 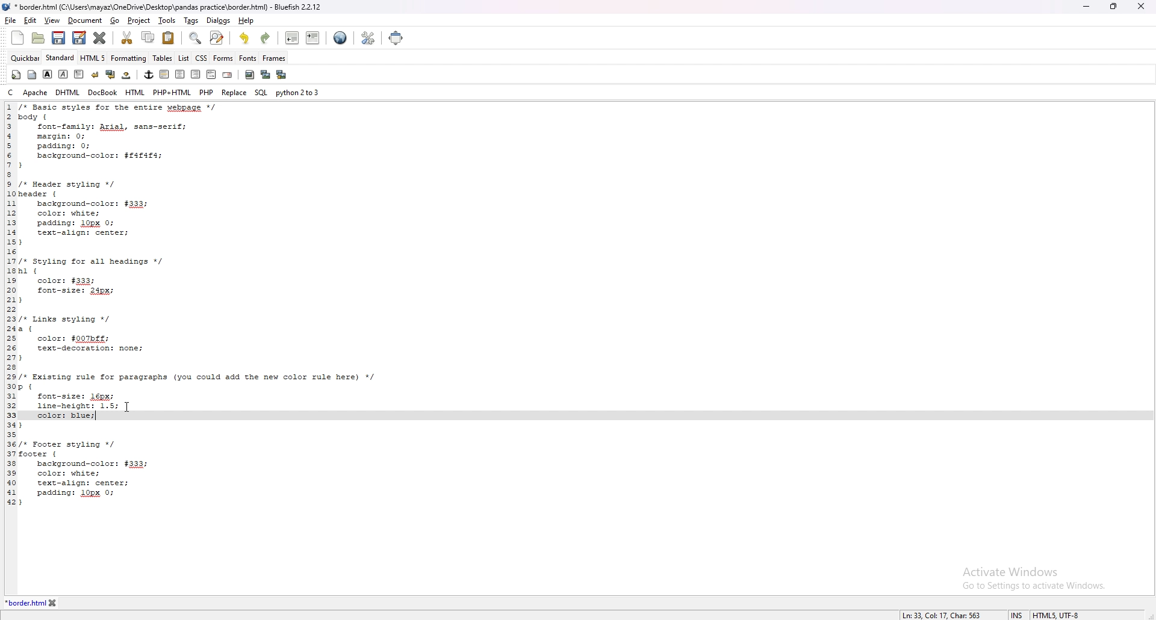 I want to click on go, so click(x=116, y=21).